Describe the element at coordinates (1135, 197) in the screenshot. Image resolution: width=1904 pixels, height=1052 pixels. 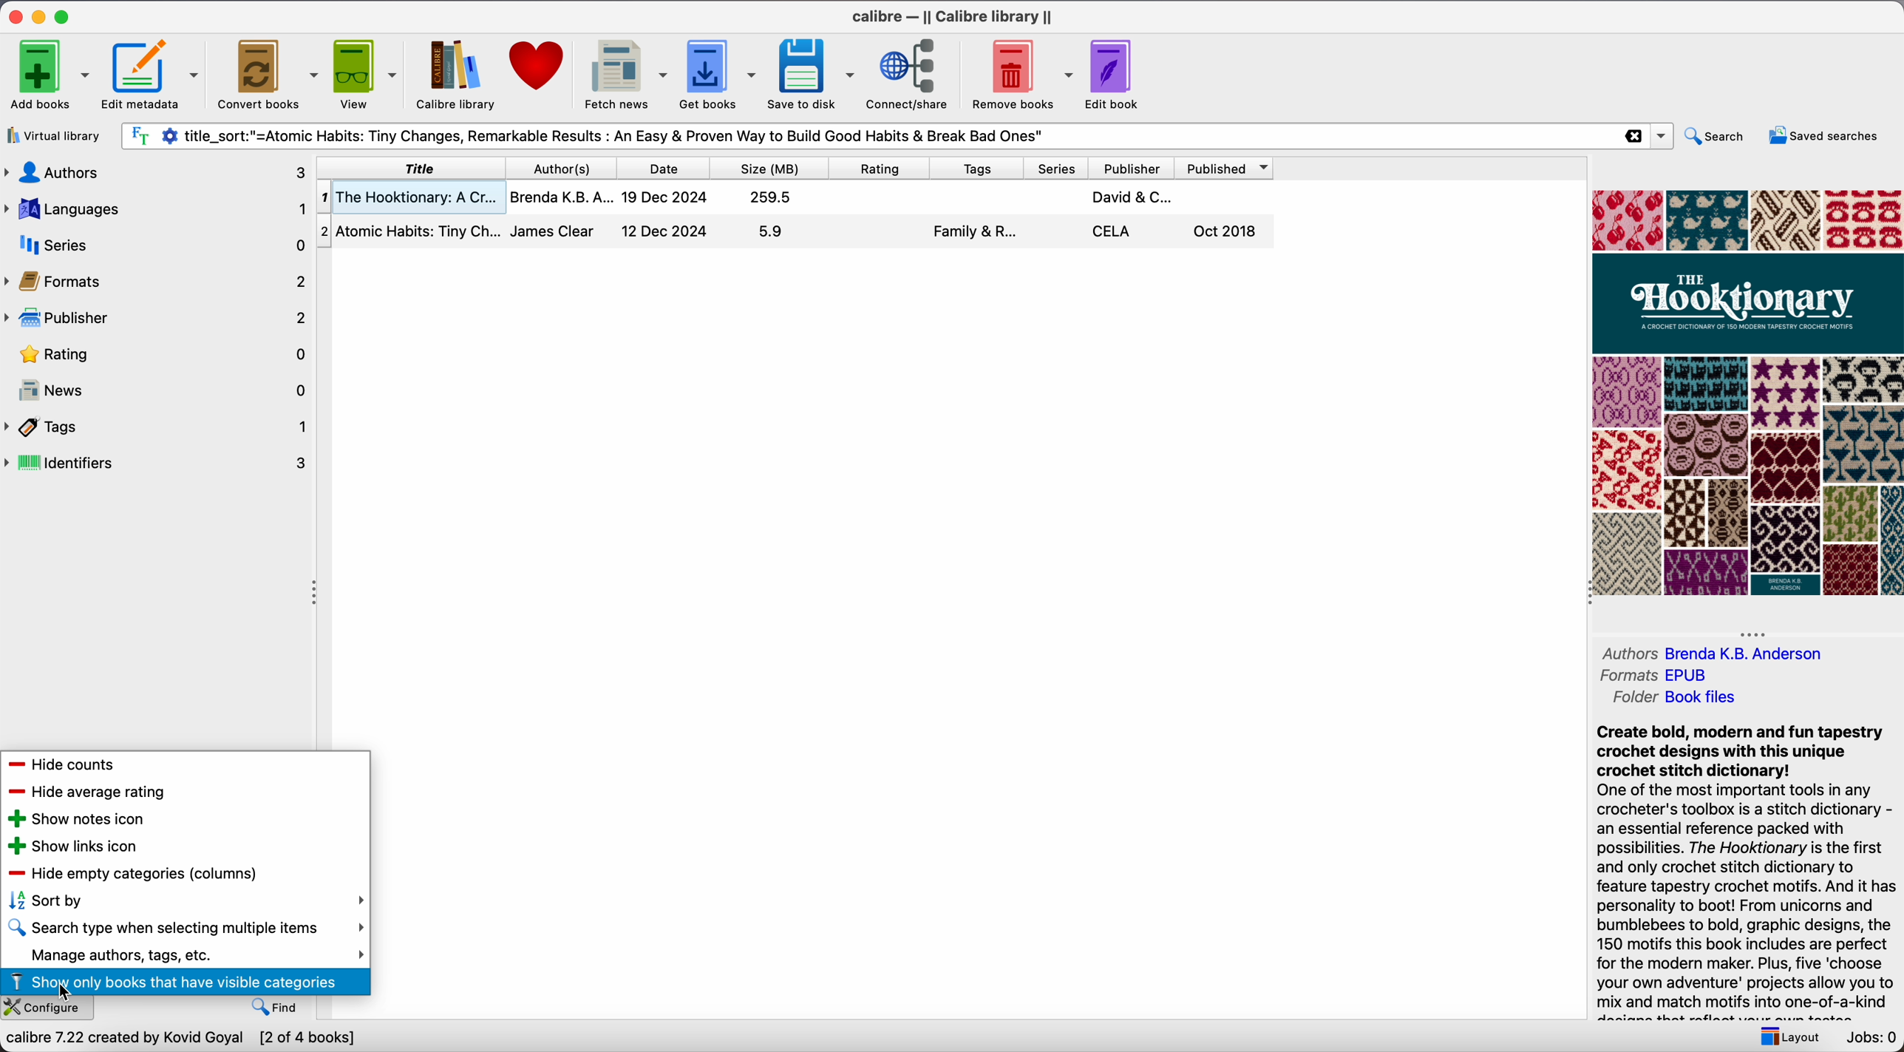
I see `David & C...` at that location.